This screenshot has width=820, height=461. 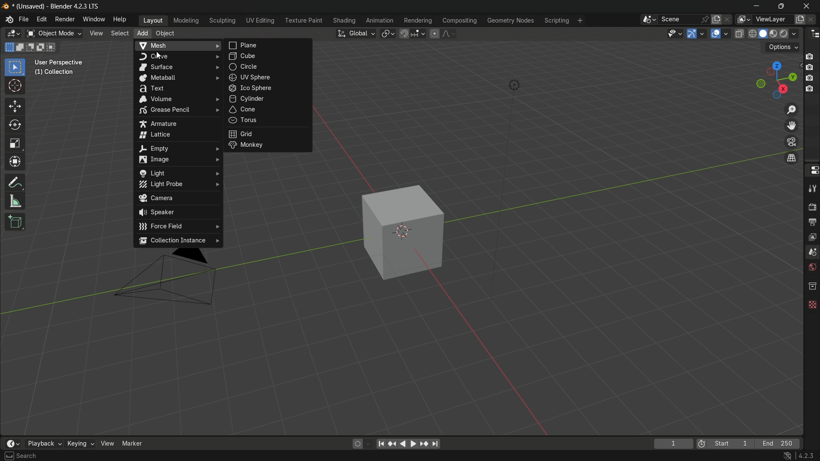 I want to click on light, so click(x=511, y=87).